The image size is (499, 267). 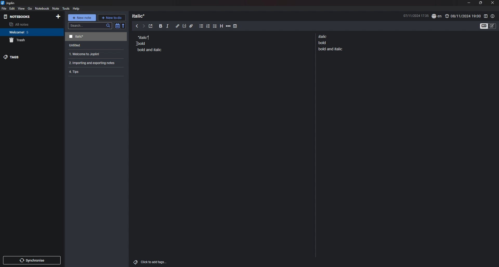 I want to click on go, so click(x=30, y=9).